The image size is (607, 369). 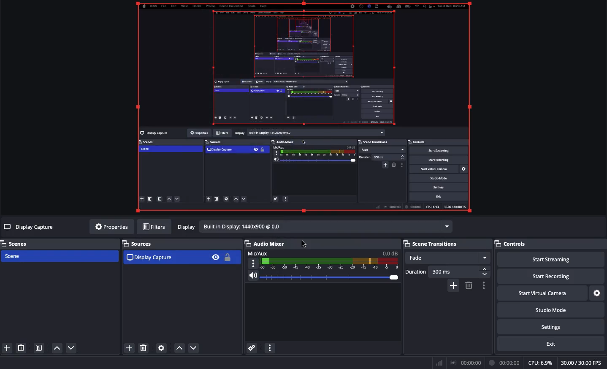 What do you see at coordinates (550, 260) in the screenshot?
I see `Start streaming` at bounding box center [550, 260].